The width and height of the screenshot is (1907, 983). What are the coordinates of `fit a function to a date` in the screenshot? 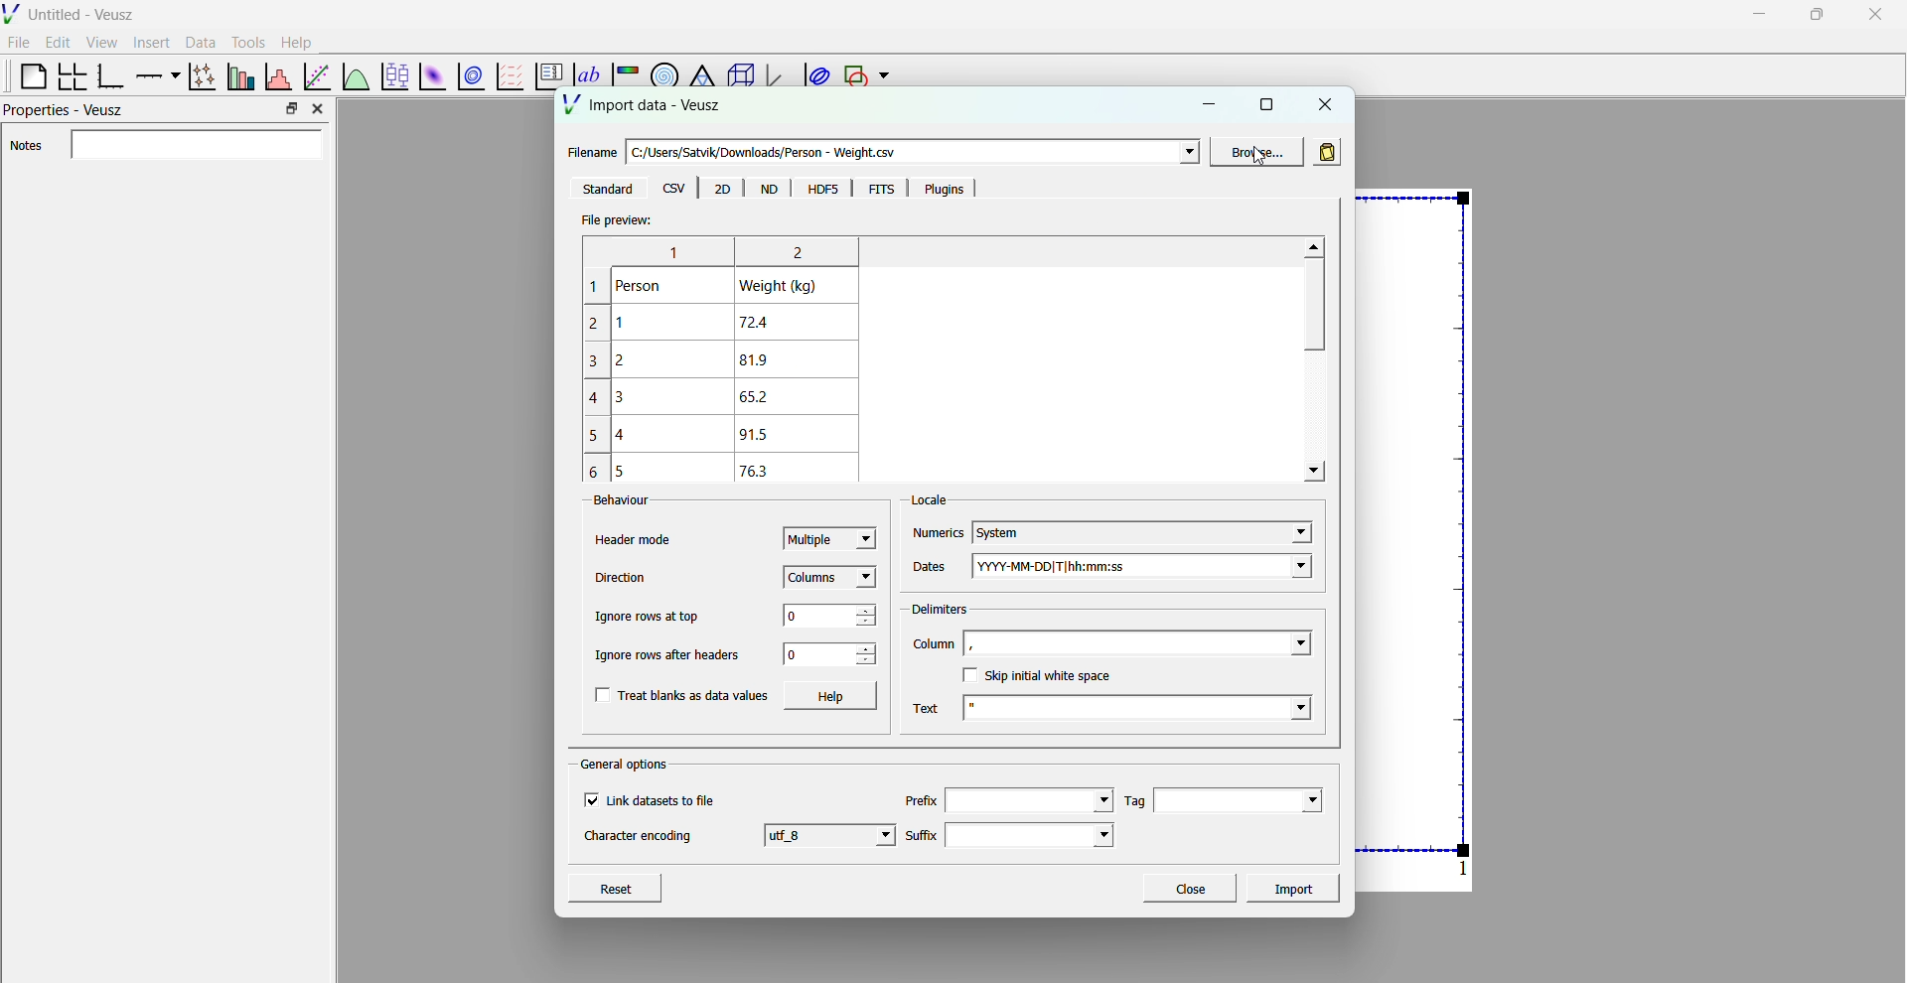 It's located at (317, 75).